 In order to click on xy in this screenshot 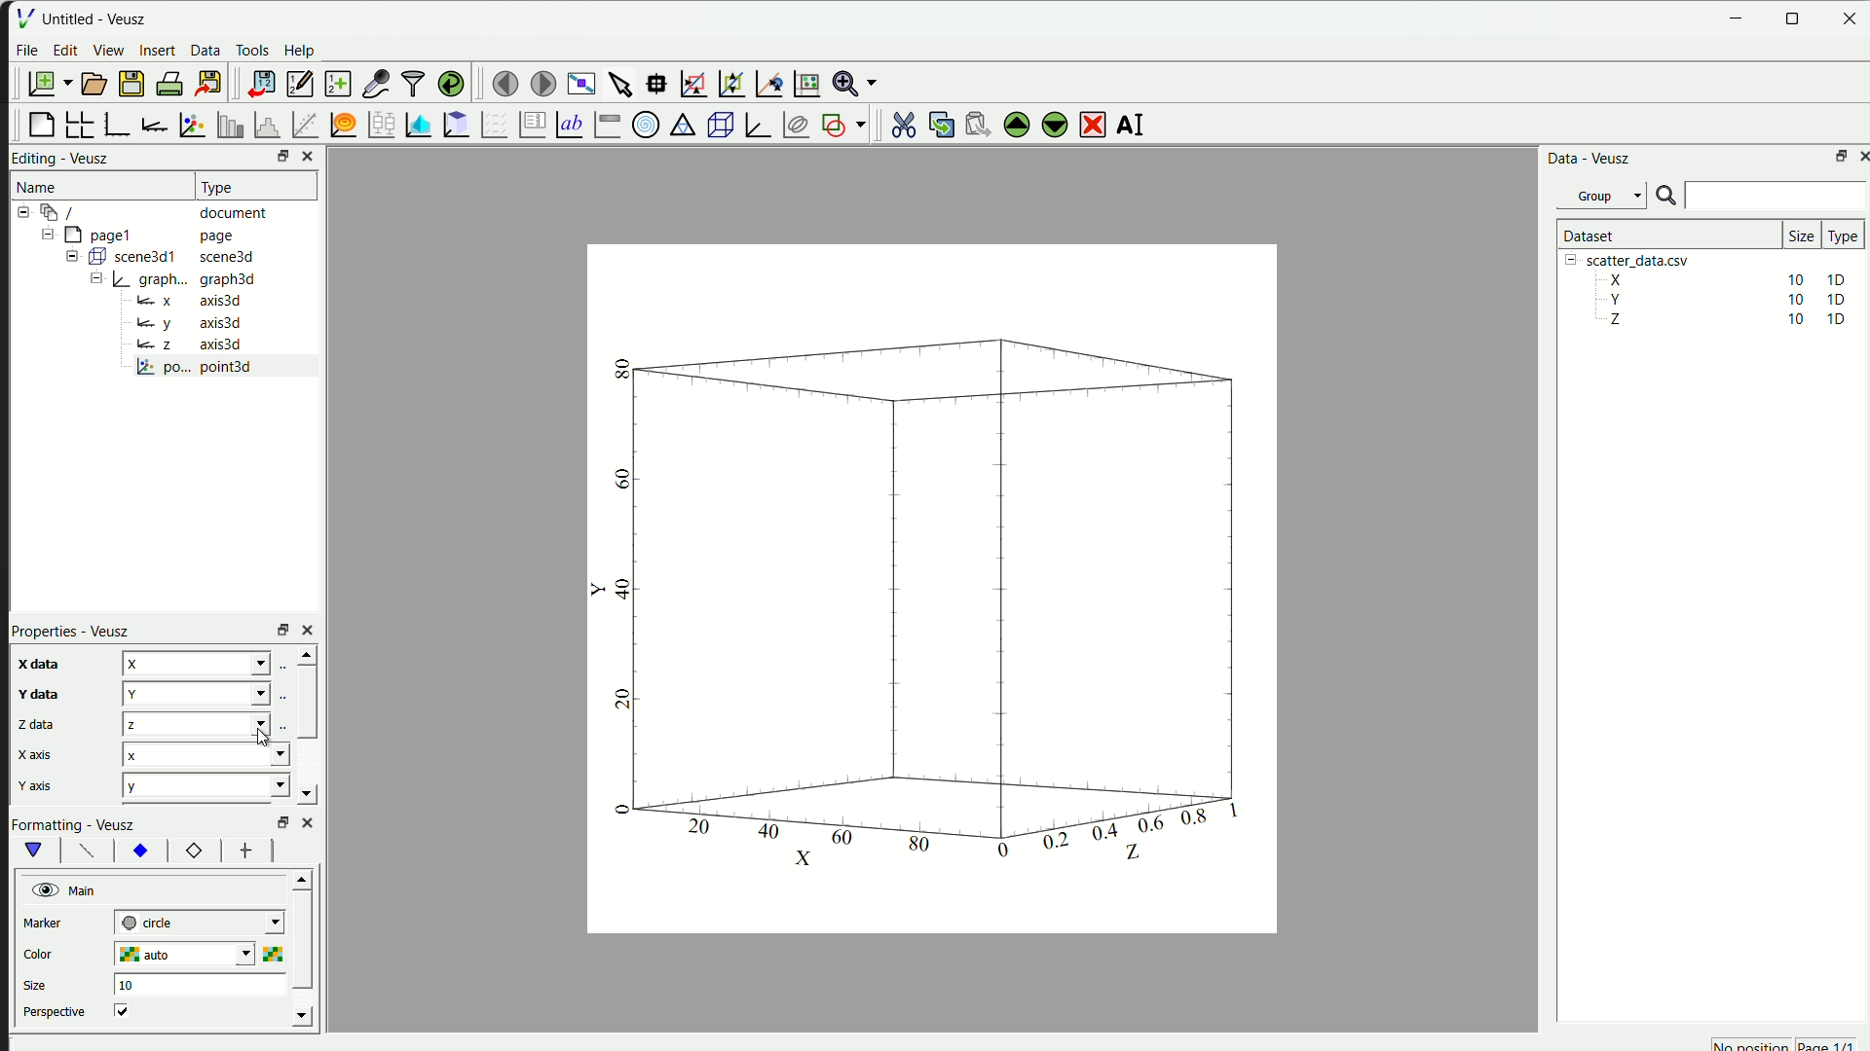, I will do `click(141, 852)`.